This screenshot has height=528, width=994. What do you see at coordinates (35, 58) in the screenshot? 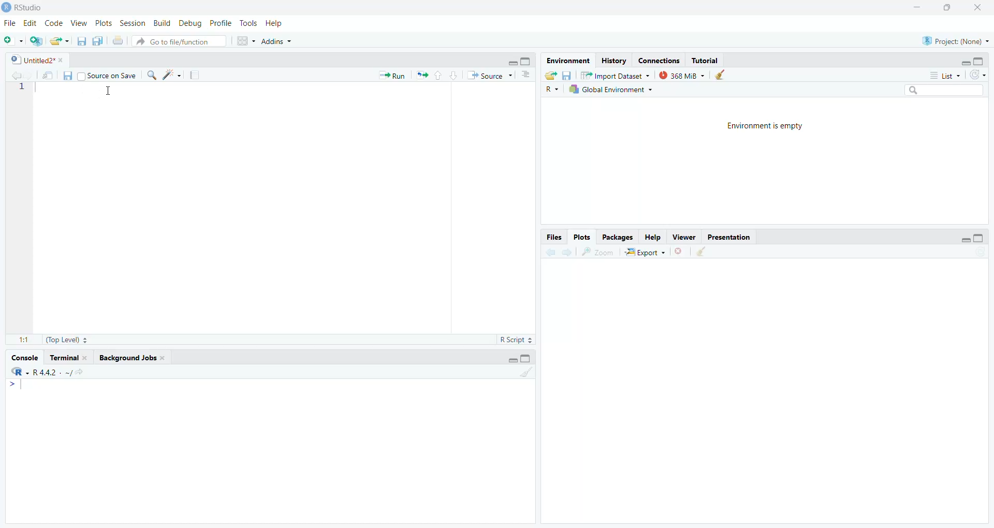
I see `| Untitled2* *` at bounding box center [35, 58].